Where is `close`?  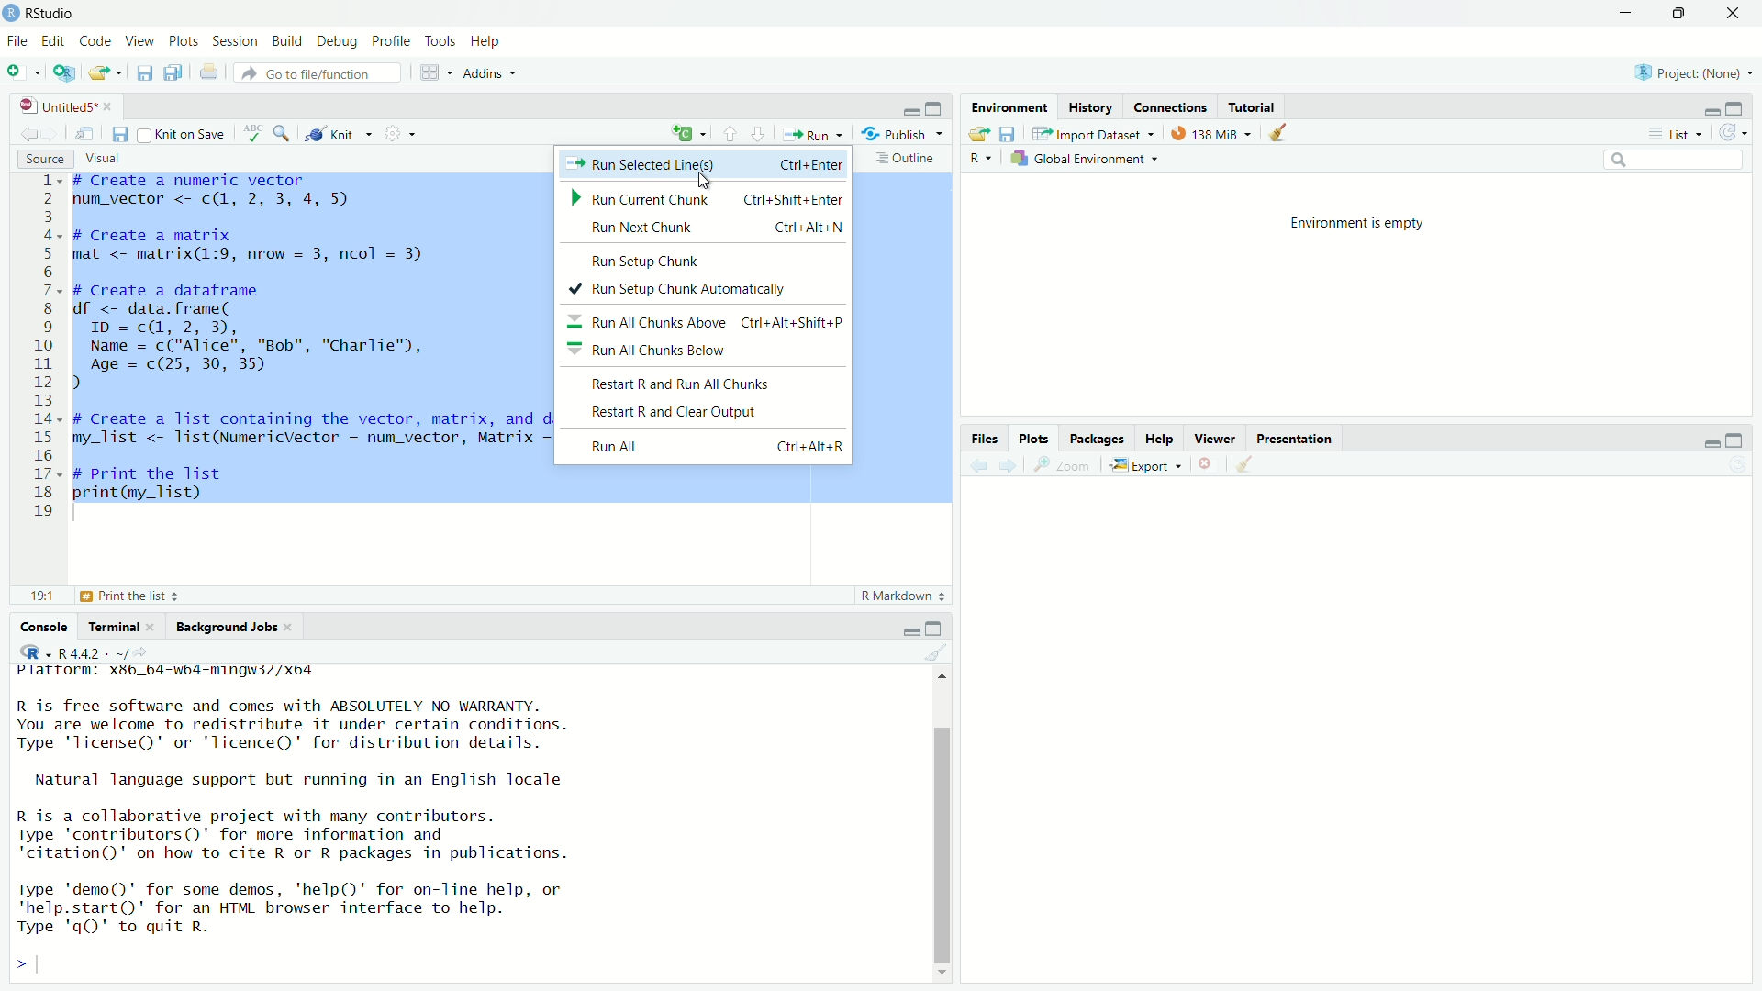
close is located at coordinates (1214, 465).